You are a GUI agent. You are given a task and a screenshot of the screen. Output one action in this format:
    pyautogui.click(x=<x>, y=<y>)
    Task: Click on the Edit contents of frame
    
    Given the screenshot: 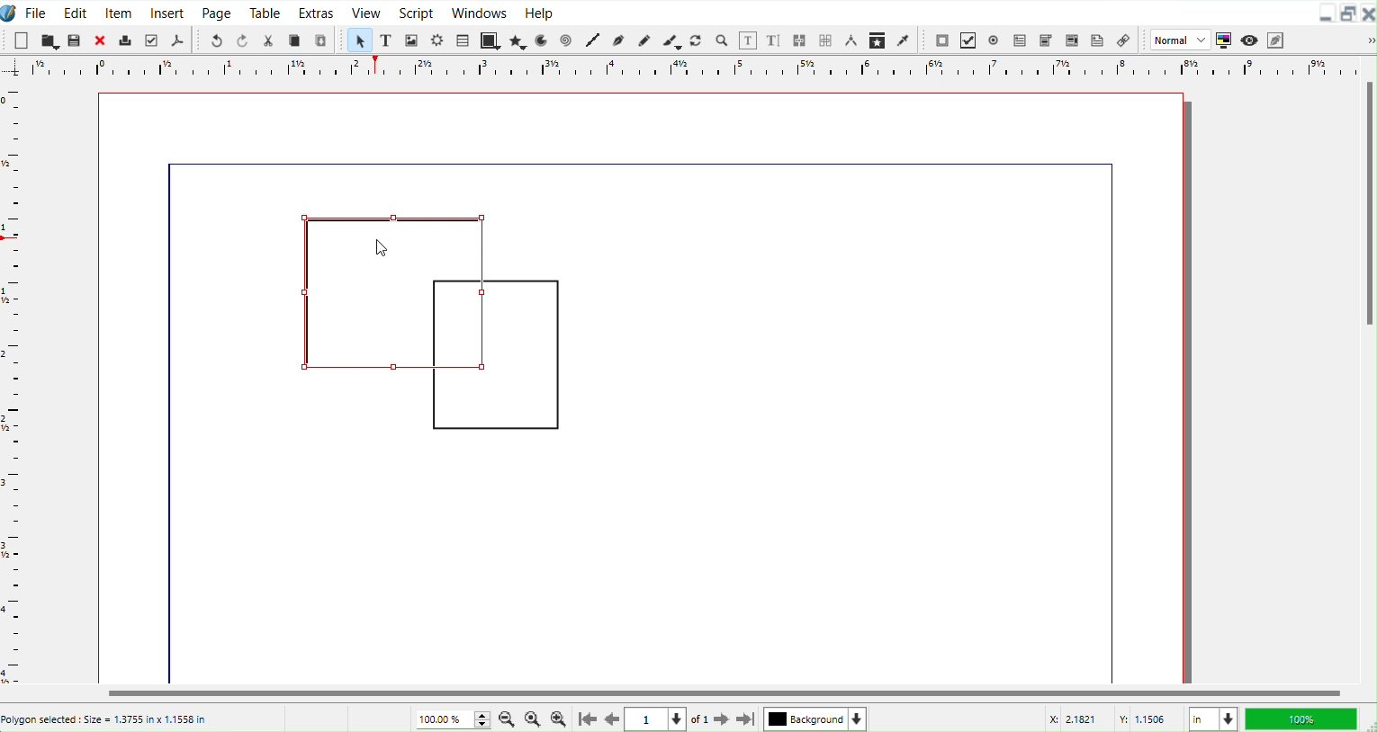 What is the action you would take?
    pyautogui.click(x=748, y=40)
    